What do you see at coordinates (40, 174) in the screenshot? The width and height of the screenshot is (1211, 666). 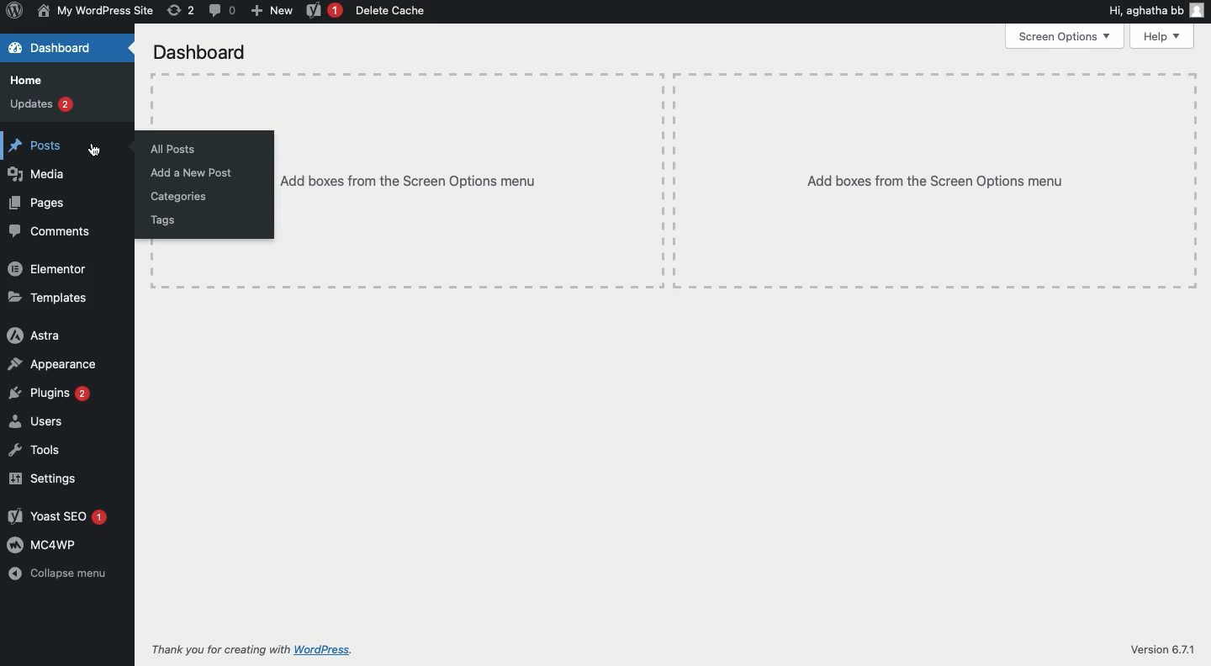 I see `Media` at bounding box center [40, 174].